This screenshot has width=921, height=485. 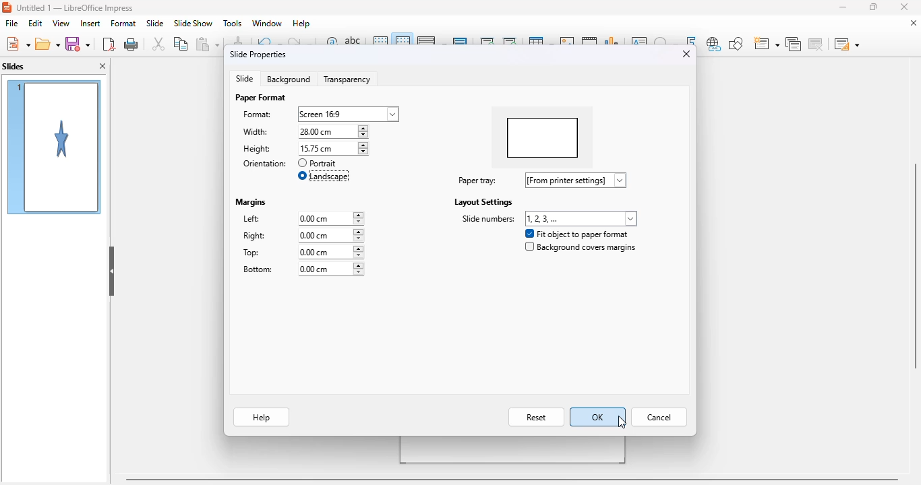 What do you see at coordinates (90, 24) in the screenshot?
I see `insert` at bounding box center [90, 24].